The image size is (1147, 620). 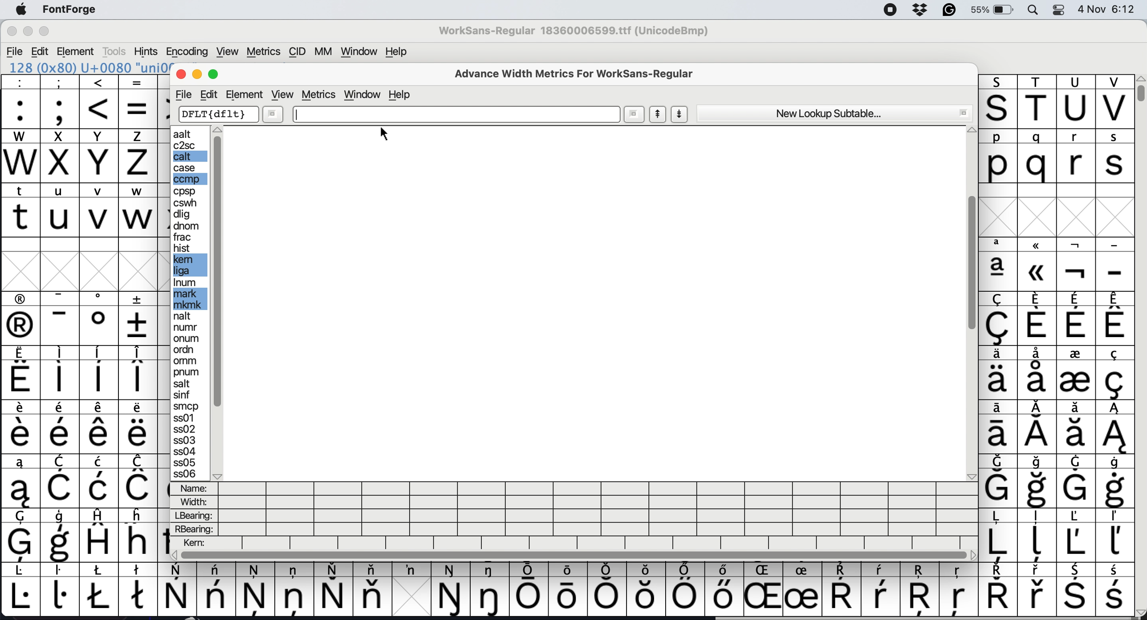 I want to click on name, so click(x=196, y=488).